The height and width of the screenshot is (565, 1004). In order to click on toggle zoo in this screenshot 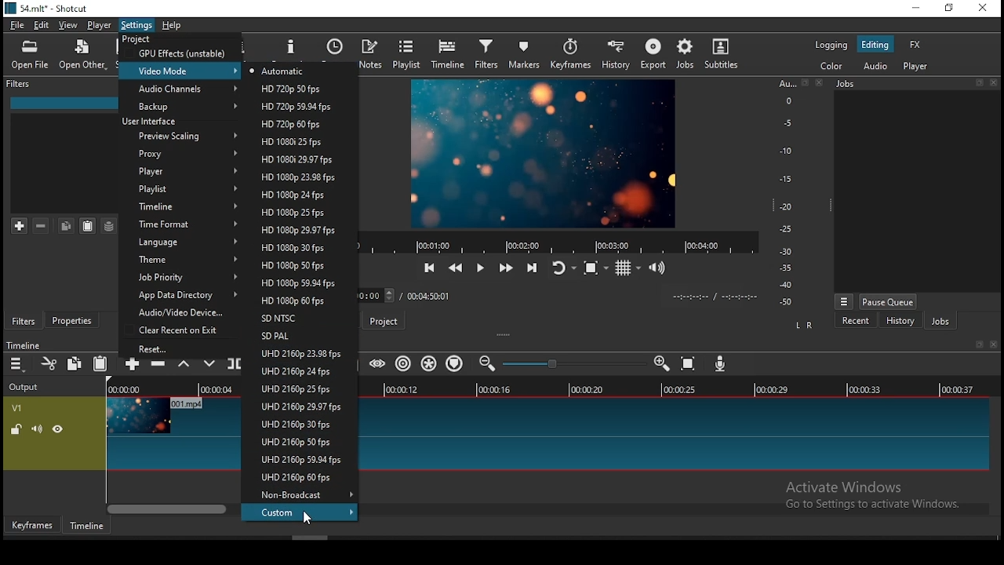, I will do `click(595, 267)`.